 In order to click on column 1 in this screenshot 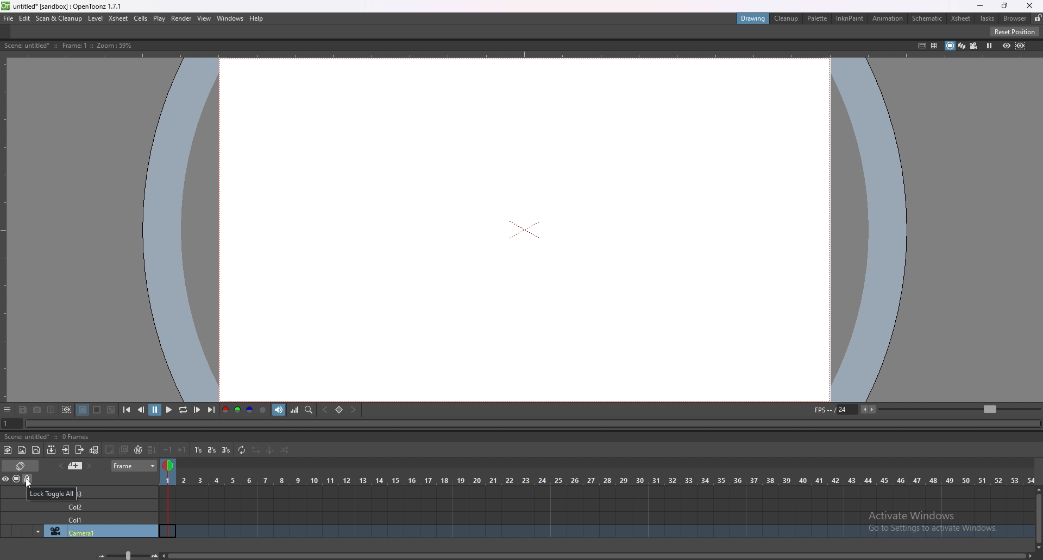, I will do `click(99, 519)`.